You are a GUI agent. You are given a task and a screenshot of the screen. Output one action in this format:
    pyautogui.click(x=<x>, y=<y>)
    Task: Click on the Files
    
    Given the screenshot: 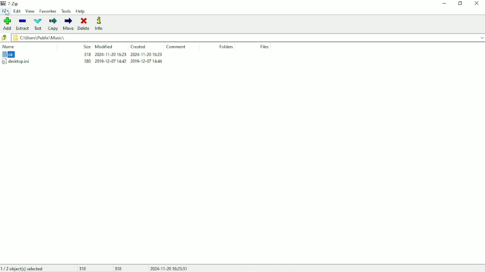 What is the action you would take?
    pyautogui.click(x=265, y=47)
    